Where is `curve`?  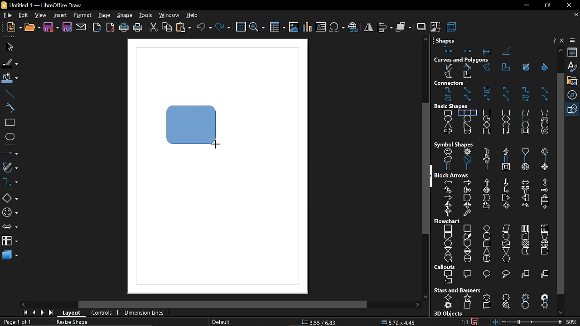 curve is located at coordinates (10, 109).